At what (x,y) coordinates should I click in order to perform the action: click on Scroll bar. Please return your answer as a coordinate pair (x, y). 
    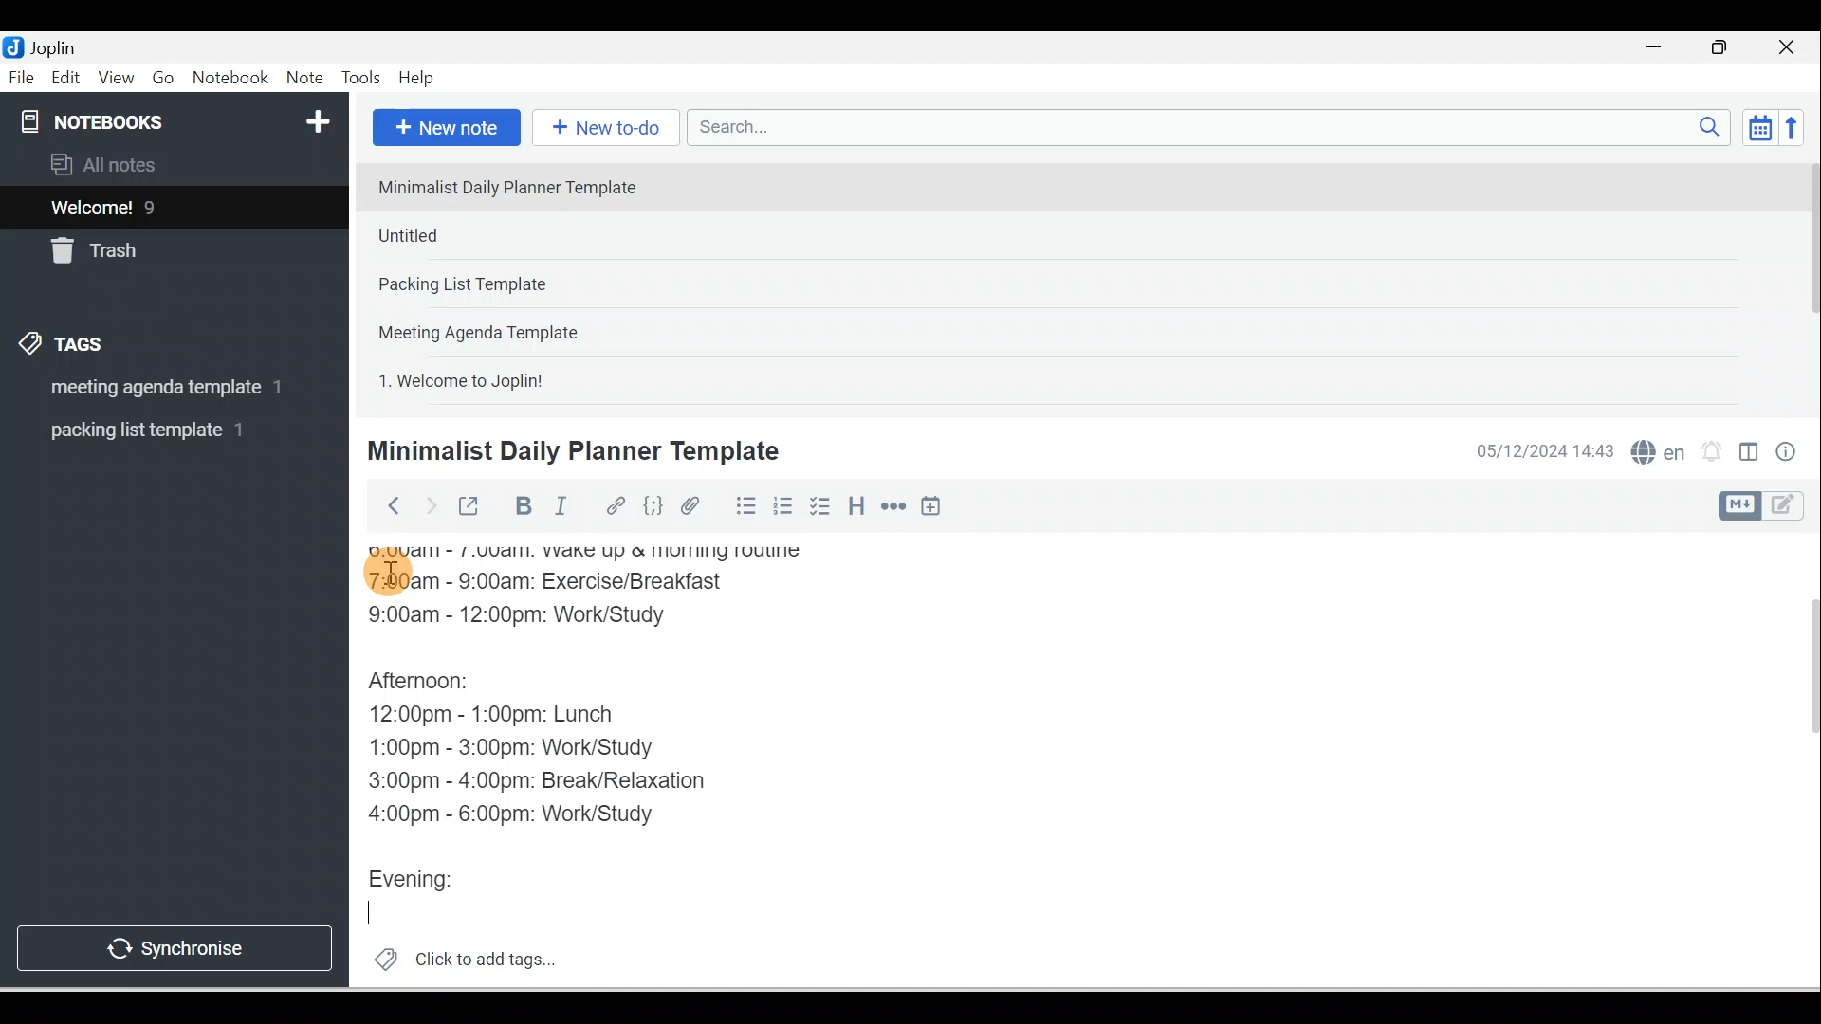
    Looking at the image, I should click on (1800, 760).